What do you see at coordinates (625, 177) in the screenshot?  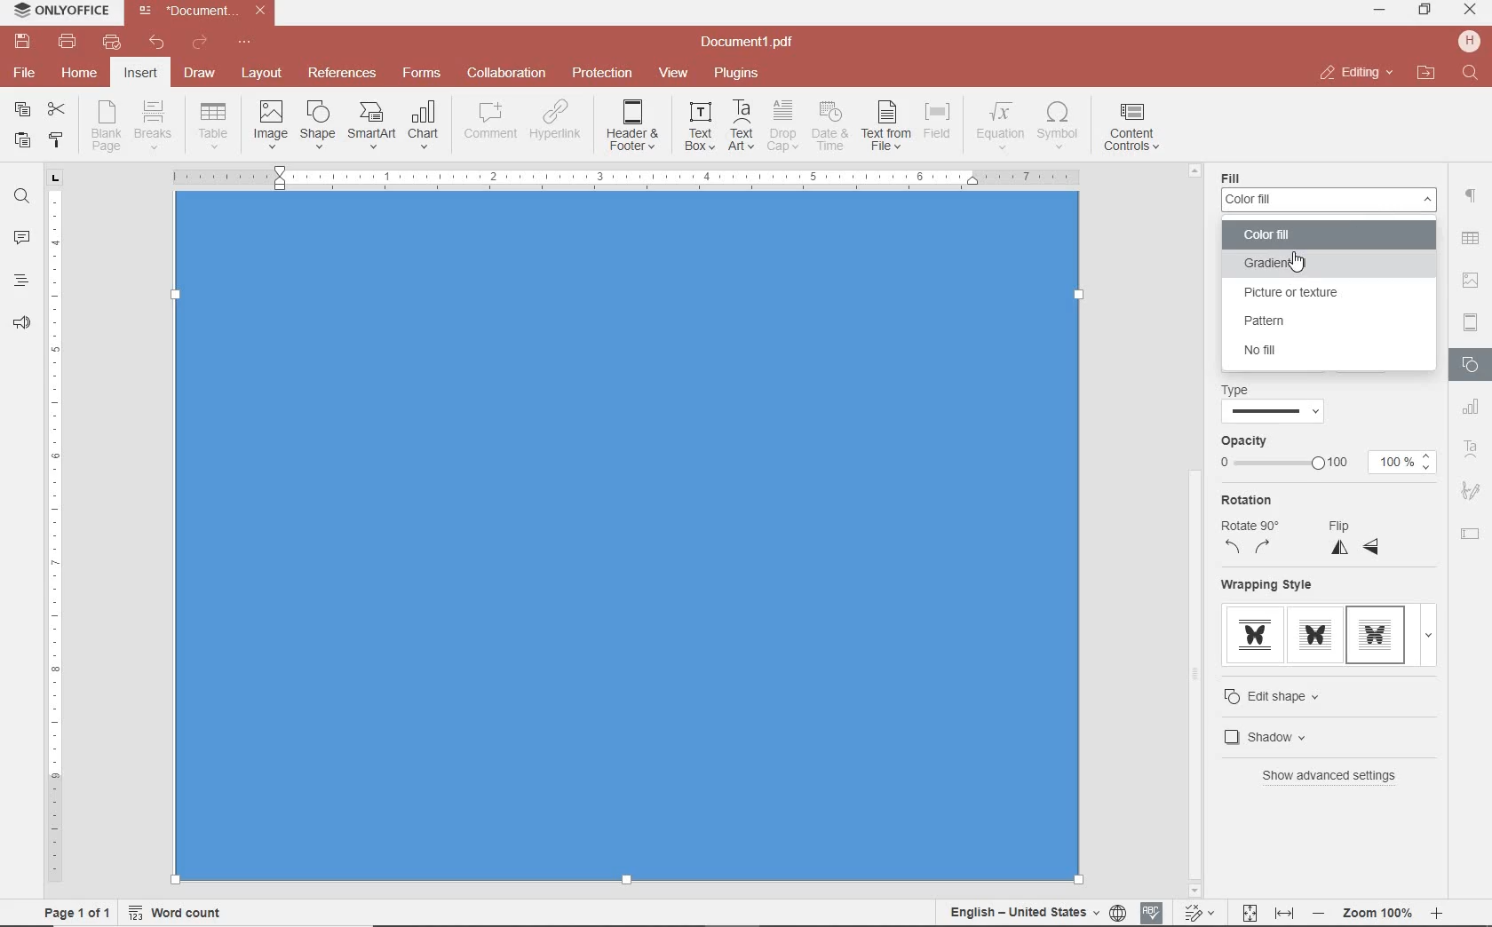 I see `` at bounding box center [625, 177].